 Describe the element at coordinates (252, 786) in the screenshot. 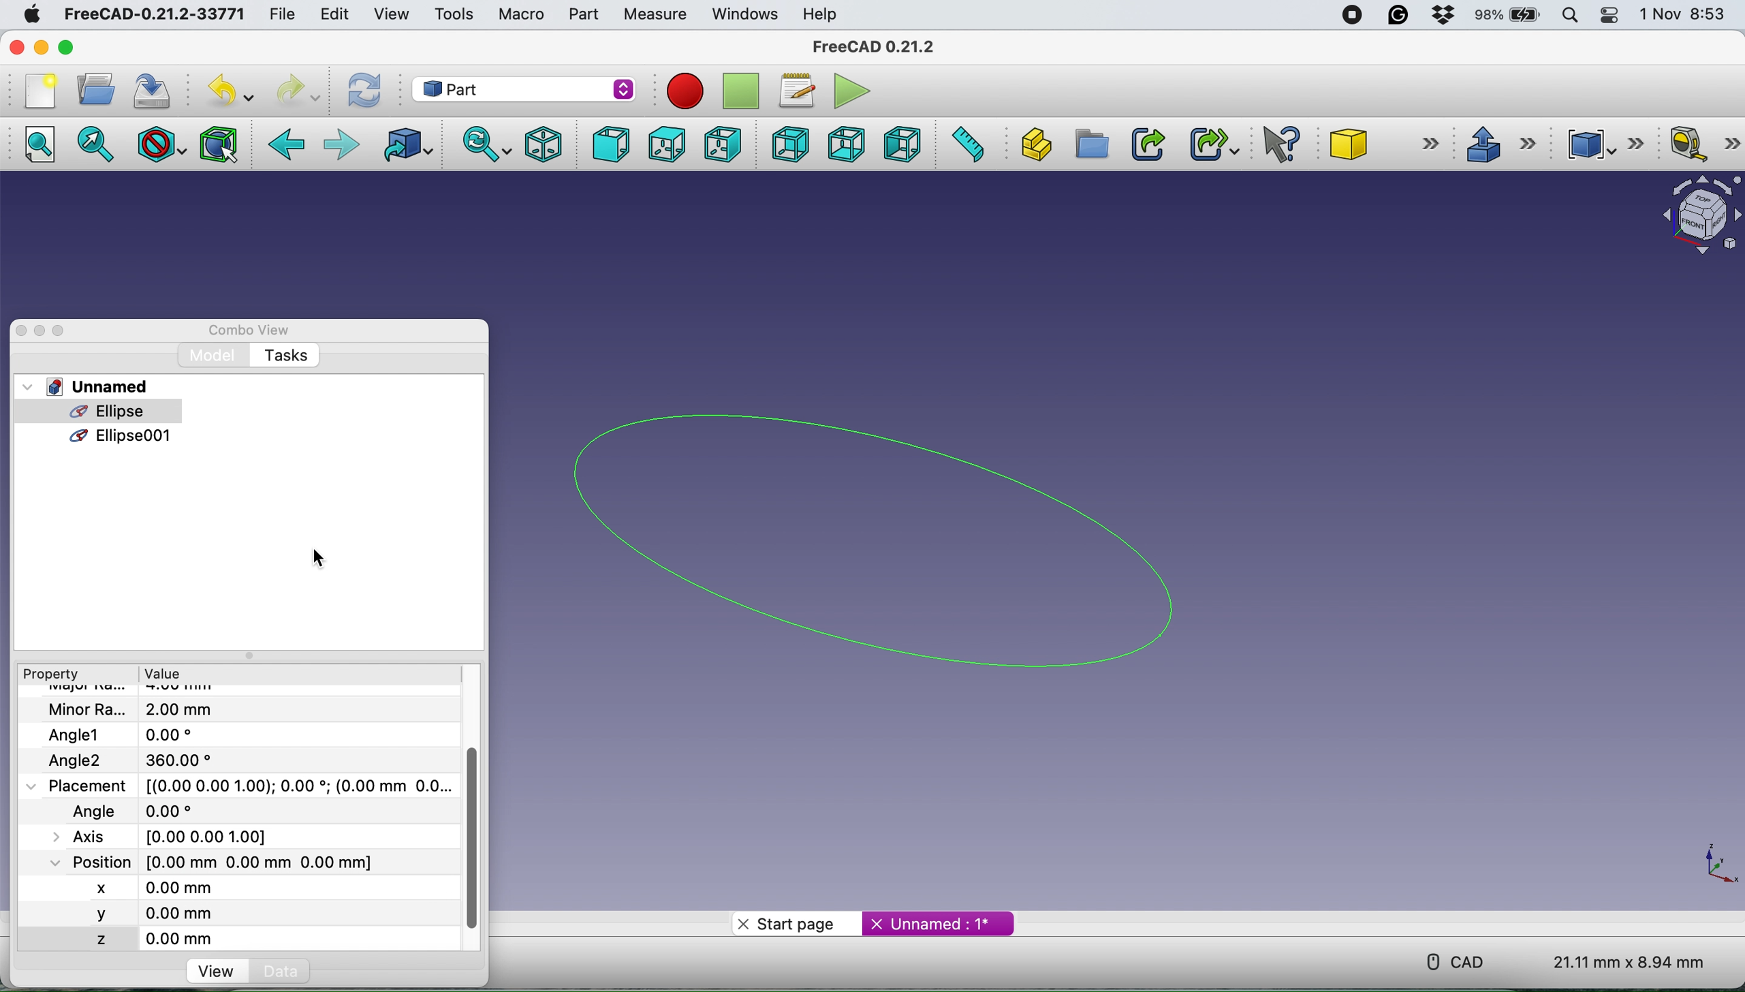

I see `placement` at that location.